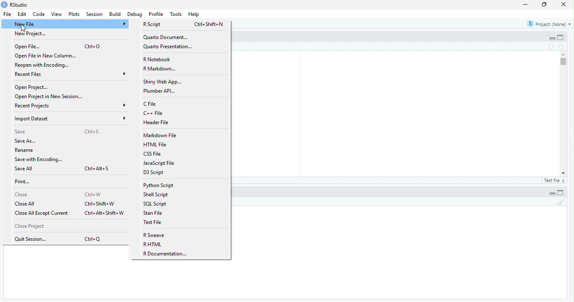 The height and width of the screenshot is (302, 574). I want to click on Code, so click(39, 14).